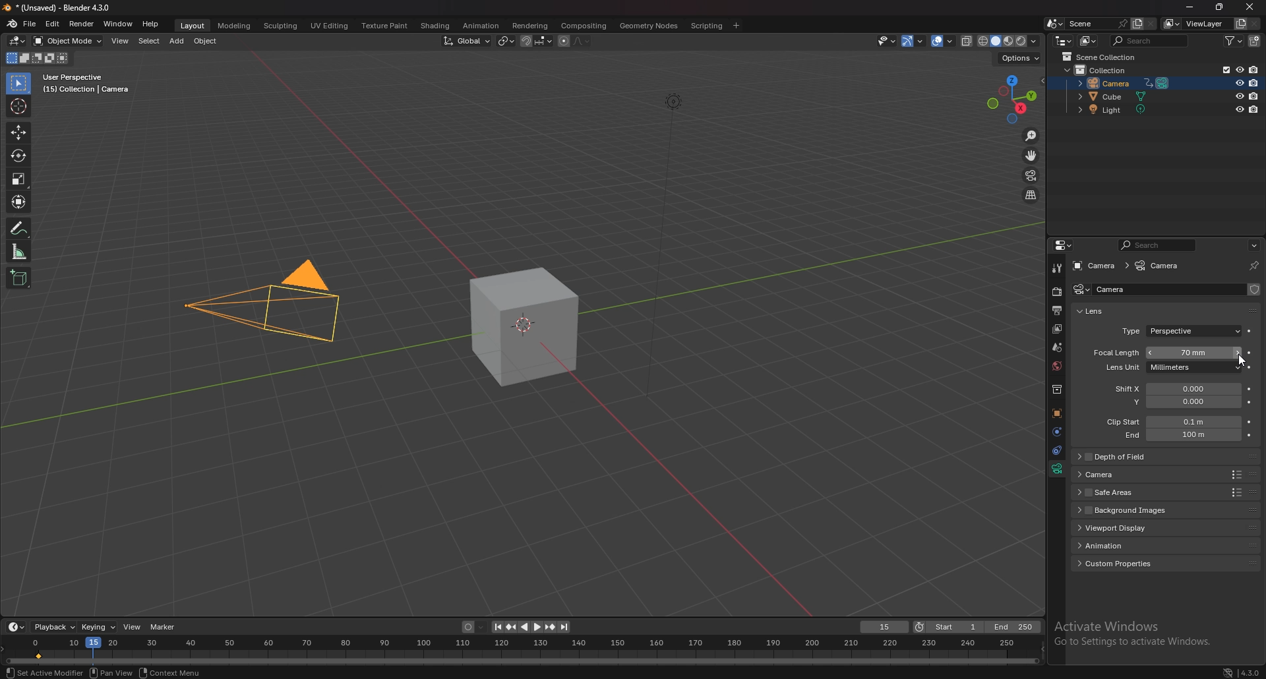 The height and width of the screenshot is (679, 1266). What do you see at coordinates (1221, 69) in the screenshot?
I see `exclude from viewlayer` at bounding box center [1221, 69].